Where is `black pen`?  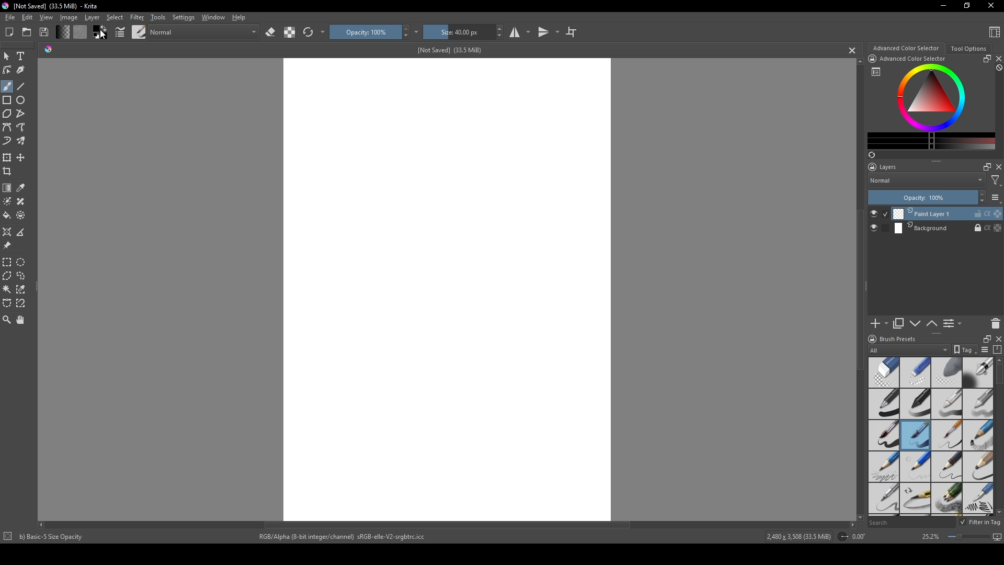 black pen is located at coordinates (916, 404).